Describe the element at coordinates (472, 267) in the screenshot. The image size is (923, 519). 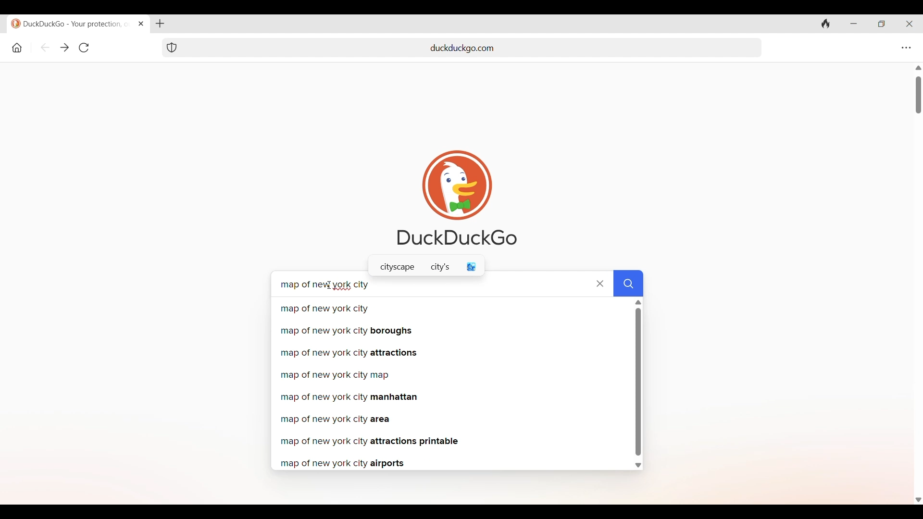
I see `Suggesting image` at that location.